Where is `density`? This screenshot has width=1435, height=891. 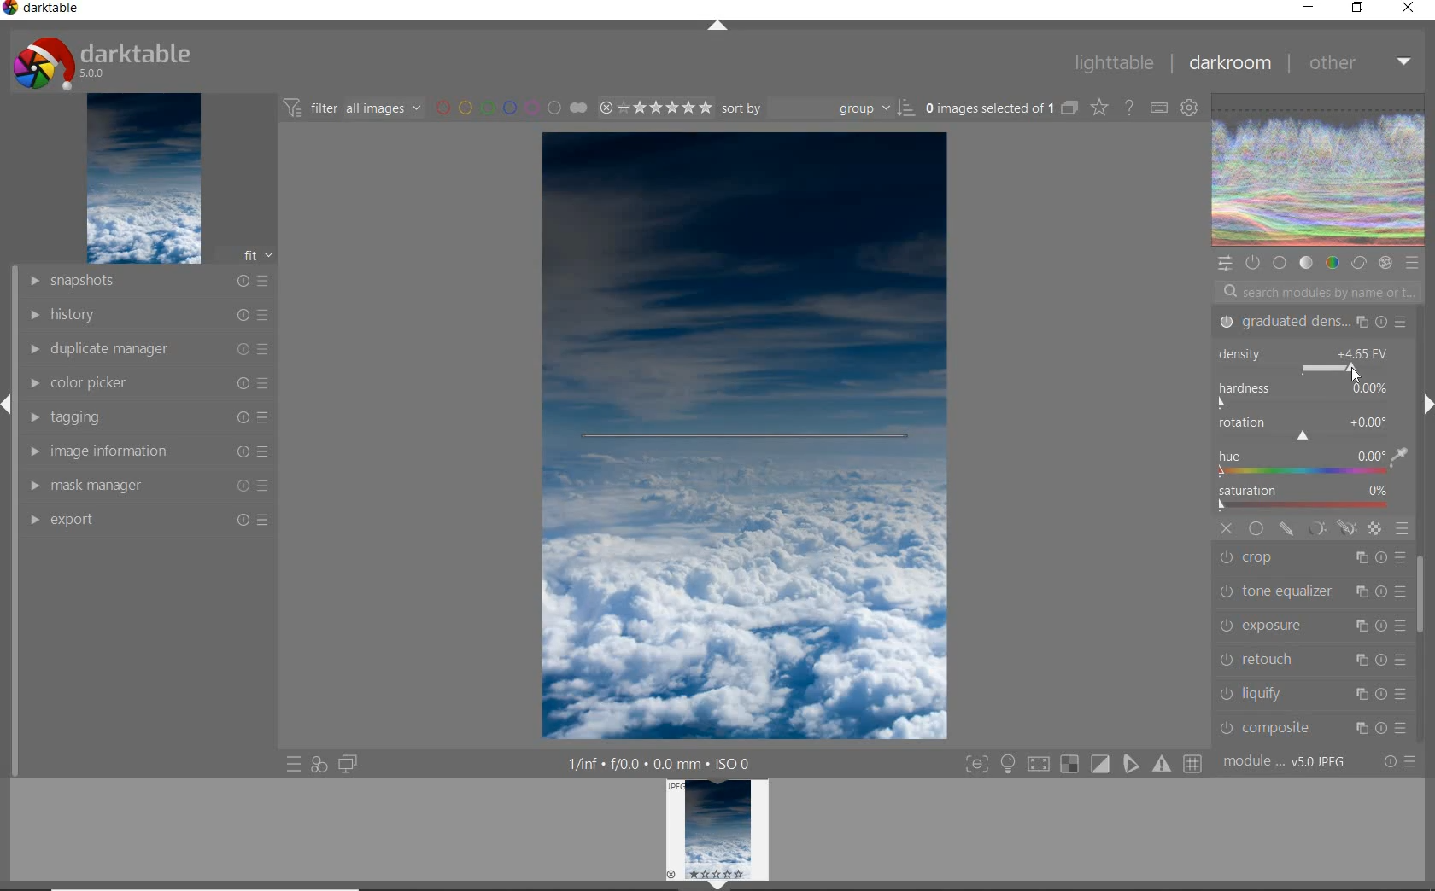 density is located at coordinates (1313, 362).